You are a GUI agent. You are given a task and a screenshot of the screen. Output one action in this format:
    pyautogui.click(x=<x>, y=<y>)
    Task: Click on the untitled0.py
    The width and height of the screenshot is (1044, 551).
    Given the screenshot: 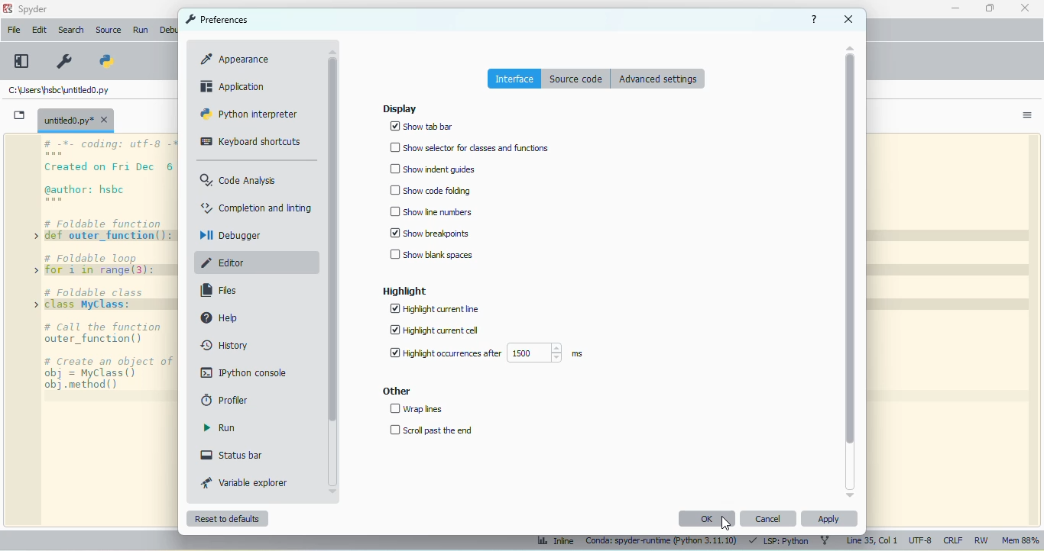 What is the action you would take?
    pyautogui.click(x=57, y=90)
    